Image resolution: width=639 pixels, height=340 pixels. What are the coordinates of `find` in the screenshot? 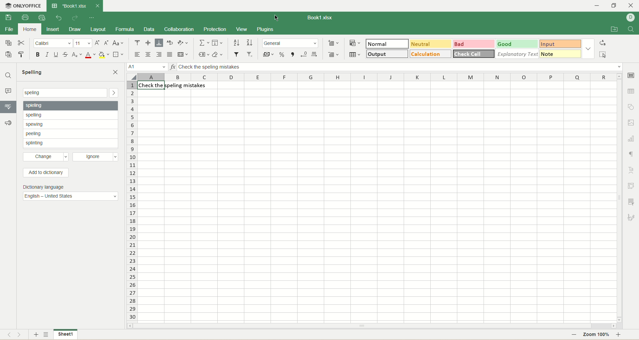 It's located at (9, 75).